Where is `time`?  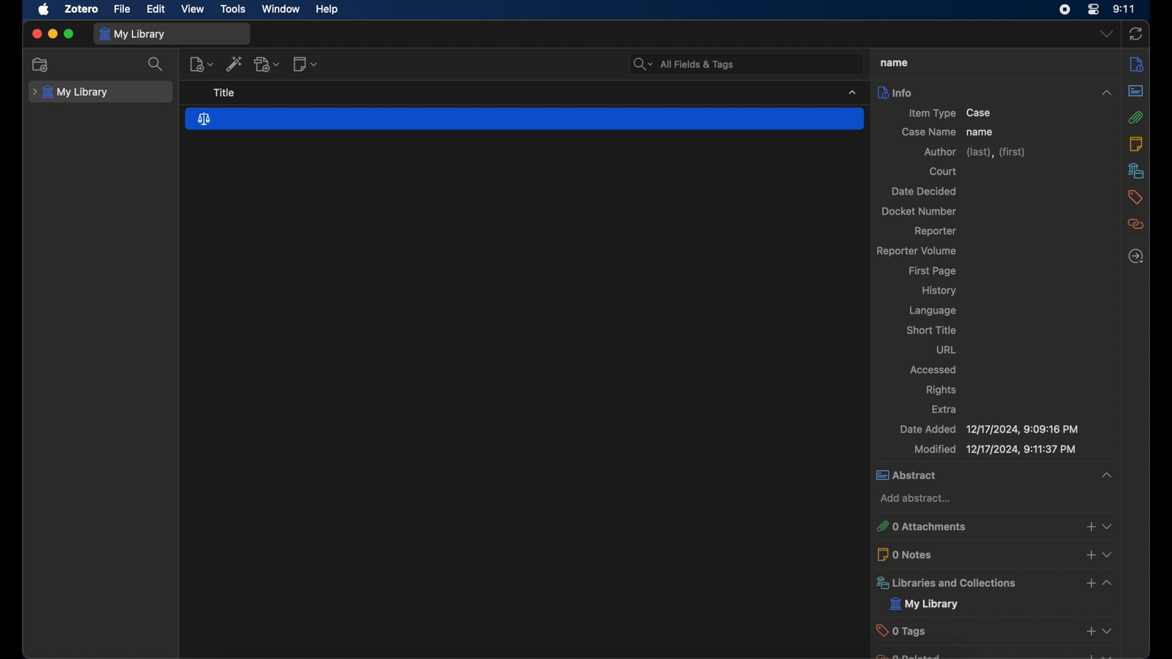 time is located at coordinates (1124, 9).